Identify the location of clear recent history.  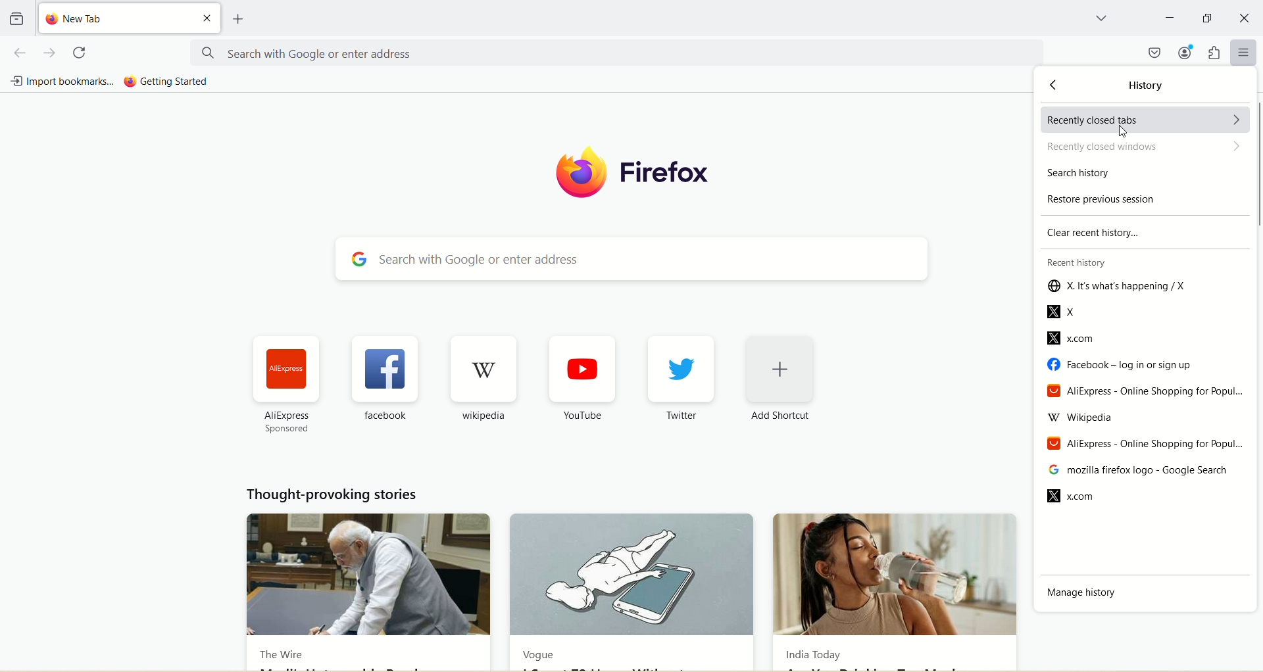
(1147, 230).